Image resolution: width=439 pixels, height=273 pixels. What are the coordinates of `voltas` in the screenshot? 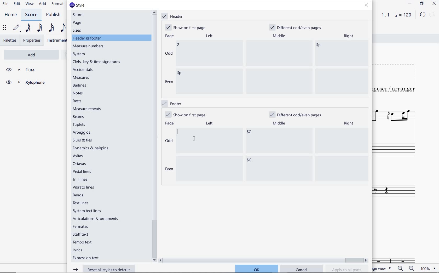 It's located at (78, 156).